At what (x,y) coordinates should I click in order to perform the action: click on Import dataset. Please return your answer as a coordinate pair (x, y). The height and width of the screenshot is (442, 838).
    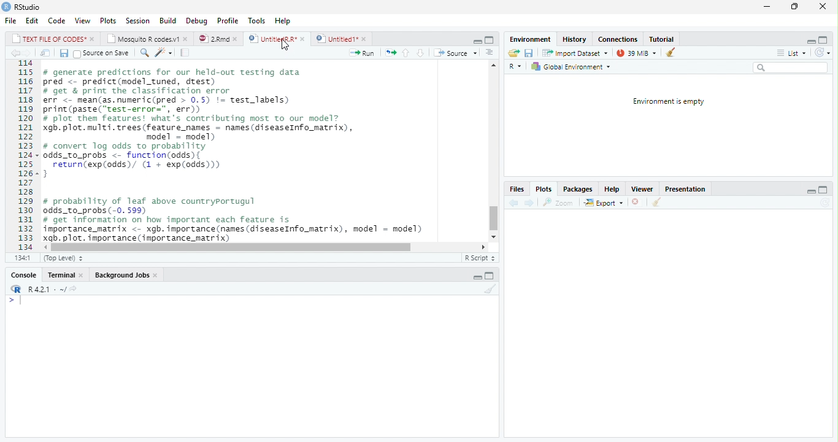
    Looking at the image, I should click on (574, 52).